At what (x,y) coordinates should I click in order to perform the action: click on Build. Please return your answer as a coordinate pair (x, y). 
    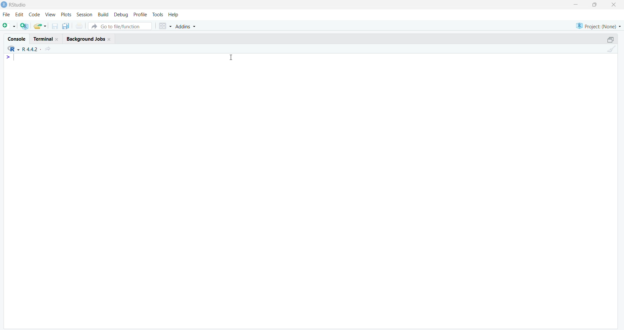
    Looking at the image, I should click on (102, 15).